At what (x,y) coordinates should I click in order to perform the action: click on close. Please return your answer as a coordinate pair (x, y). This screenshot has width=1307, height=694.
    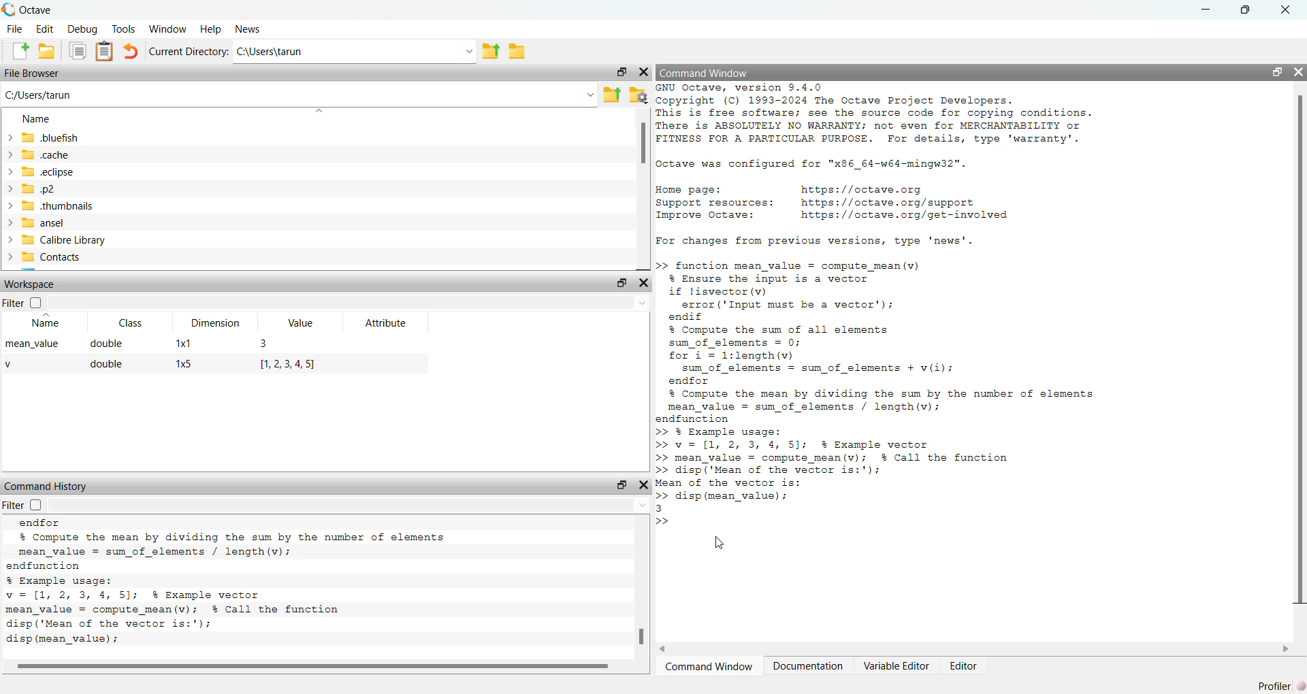
    Looking at the image, I should click on (644, 282).